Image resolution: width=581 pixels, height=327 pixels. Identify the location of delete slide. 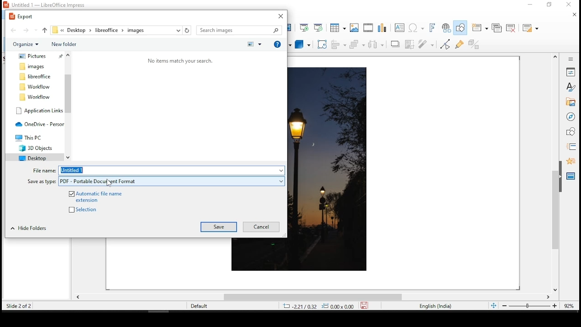
(511, 27).